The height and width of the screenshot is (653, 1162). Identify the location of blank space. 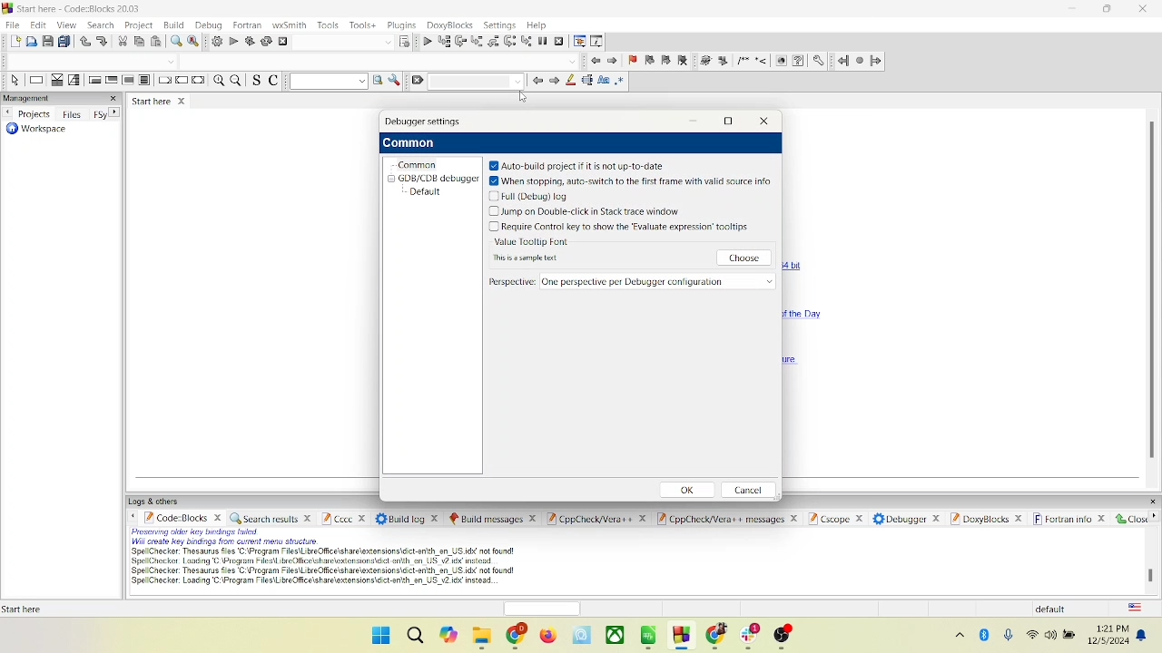
(479, 83).